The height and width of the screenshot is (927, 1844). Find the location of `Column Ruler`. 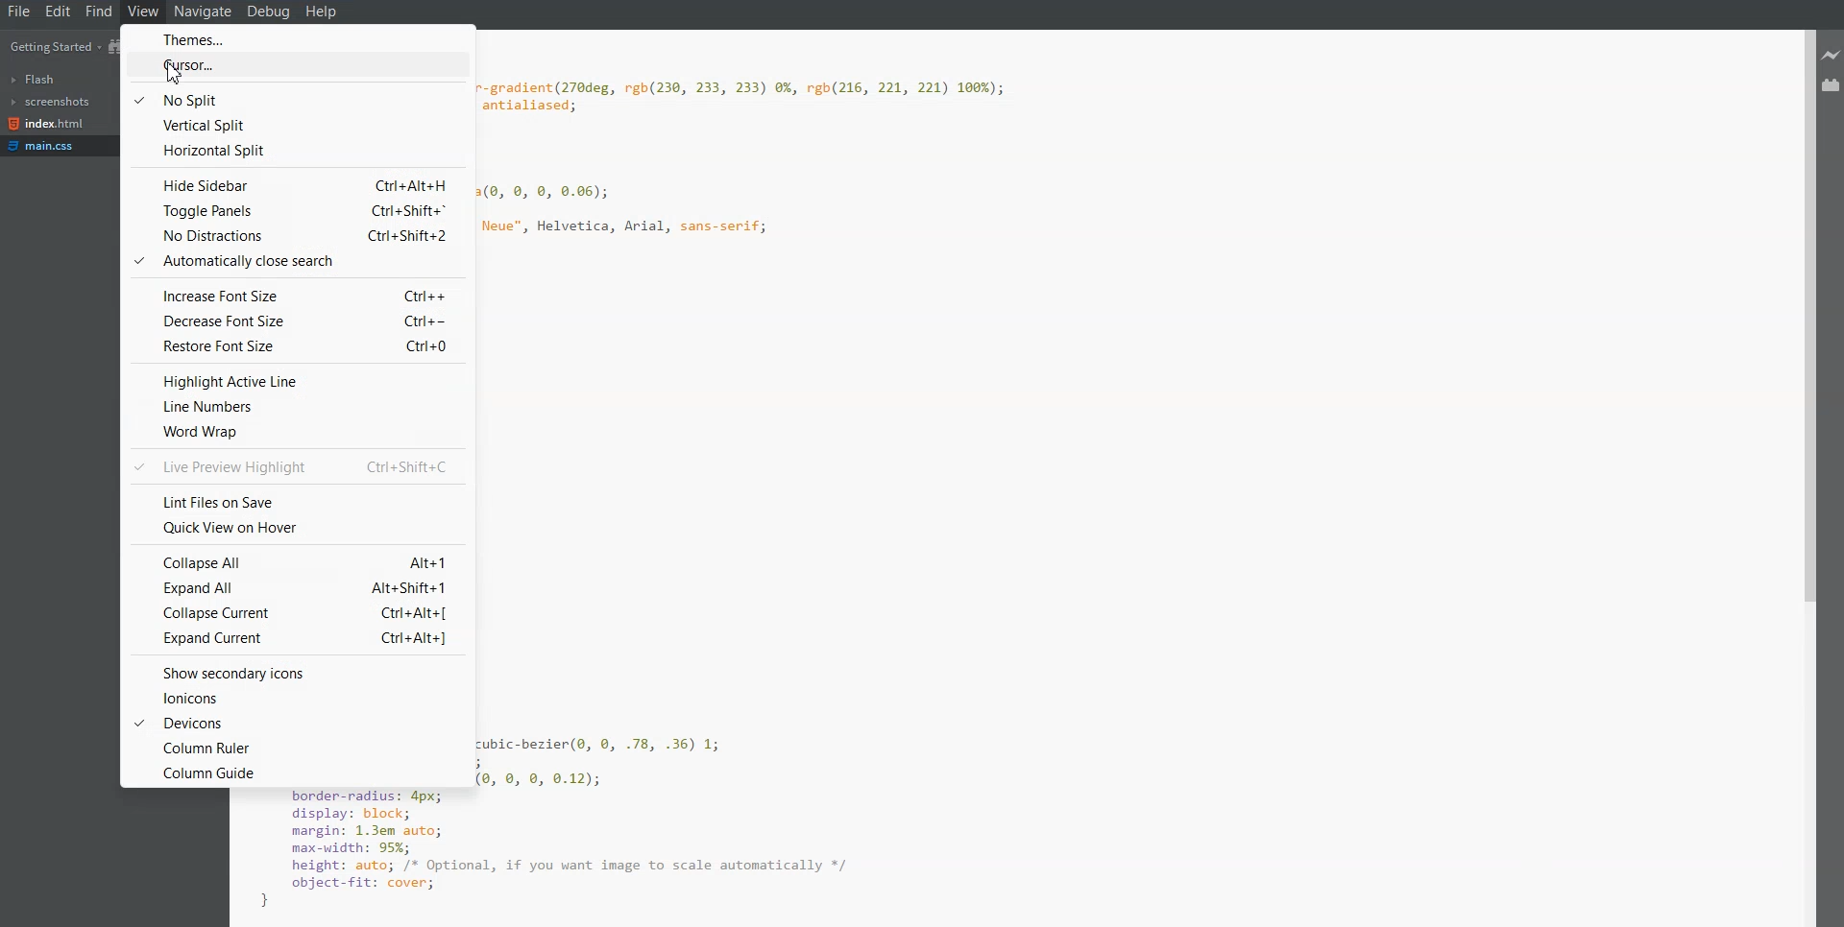

Column Ruler is located at coordinates (296, 748).